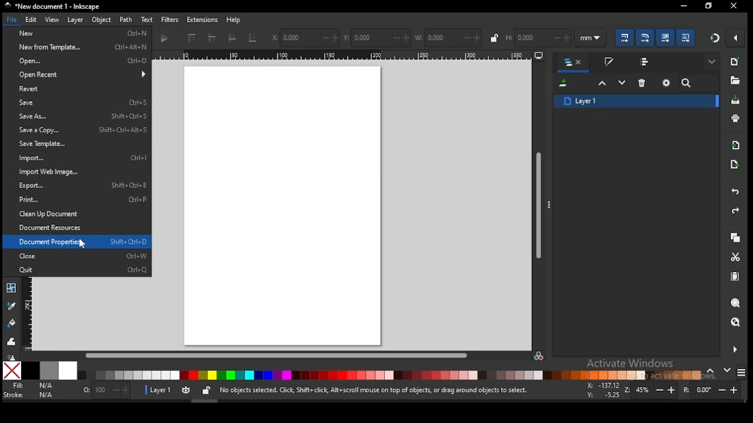  I want to click on height of selection, so click(537, 36).